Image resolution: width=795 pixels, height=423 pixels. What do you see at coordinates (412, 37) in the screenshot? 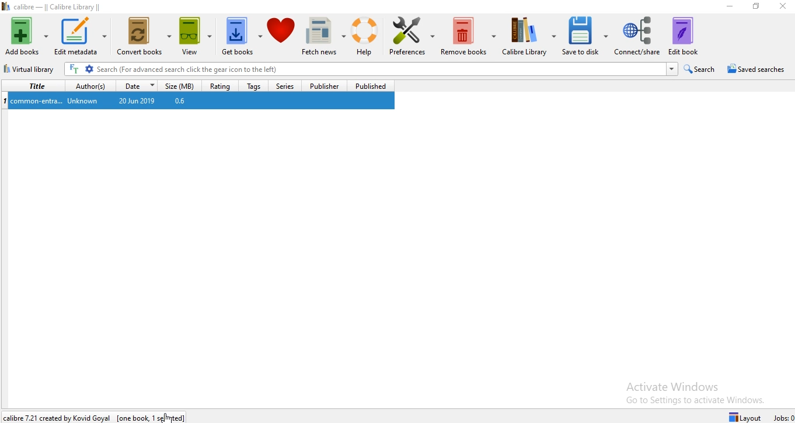
I see `Preferences` at bounding box center [412, 37].